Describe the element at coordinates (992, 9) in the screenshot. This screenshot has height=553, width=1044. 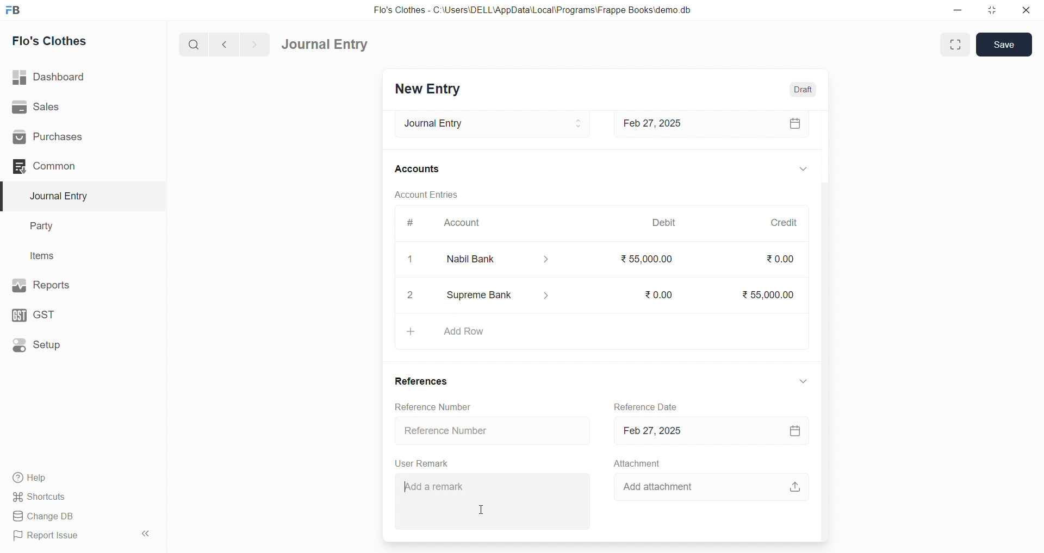
I see `resize` at that location.